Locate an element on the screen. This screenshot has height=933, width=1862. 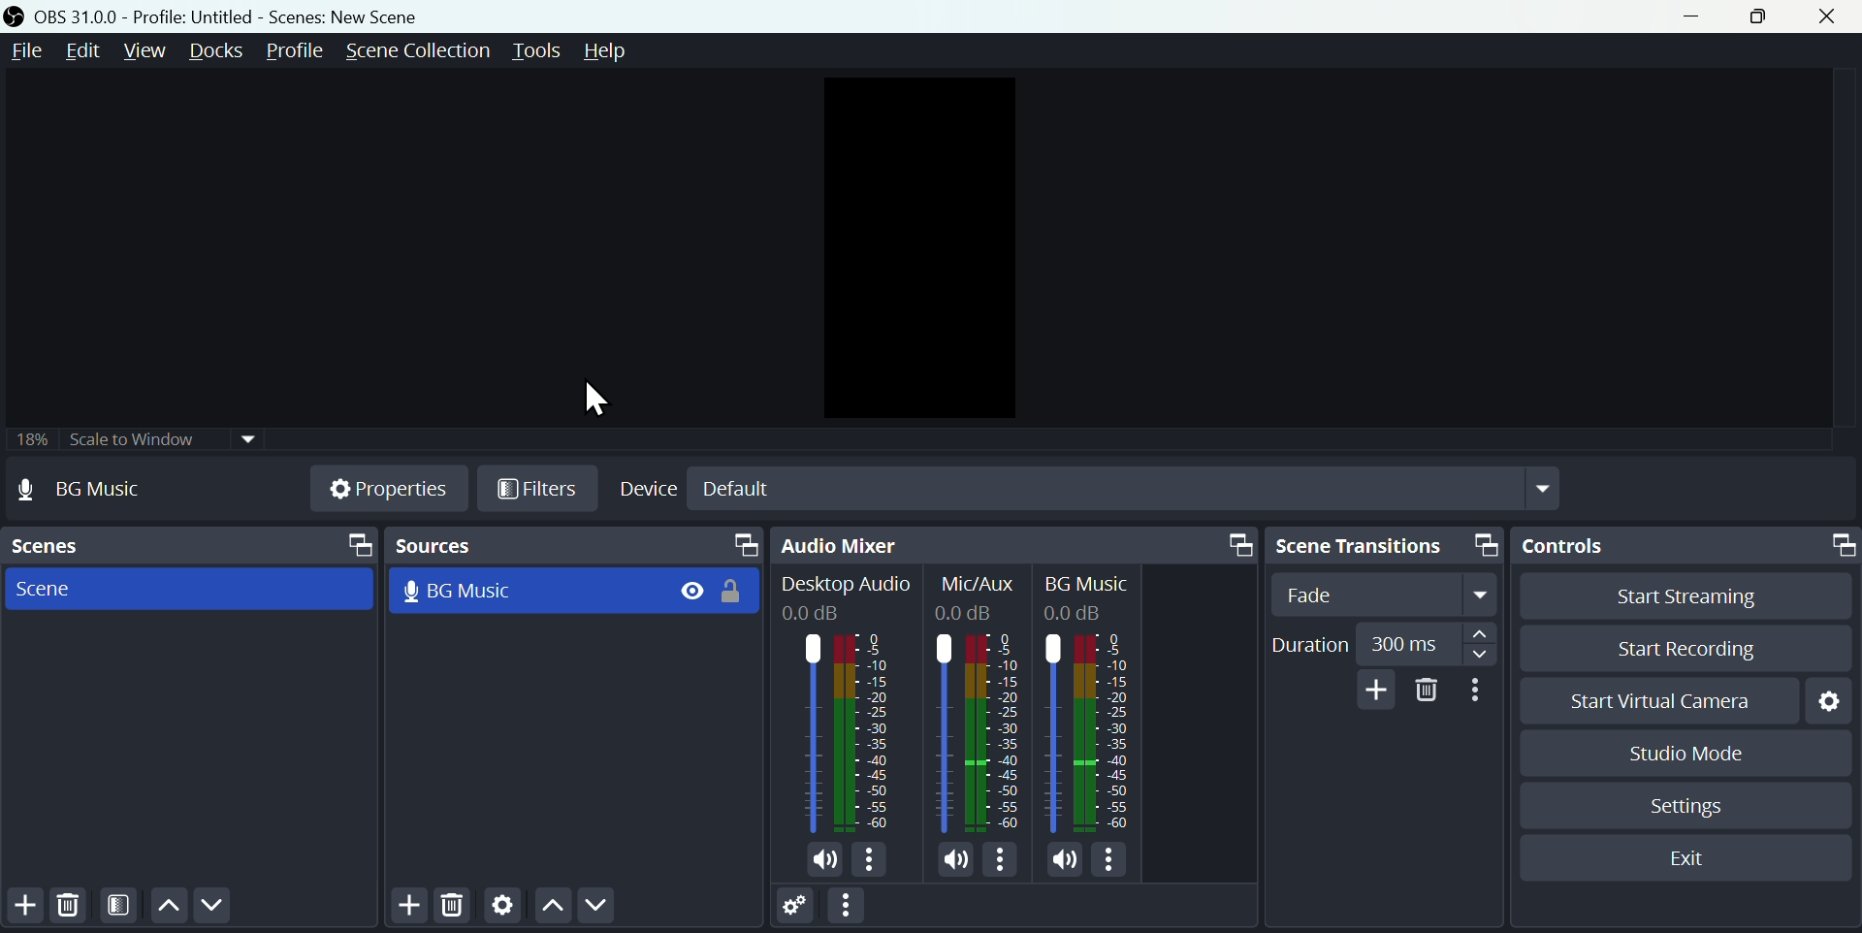
Controls is located at coordinates (1685, 541).